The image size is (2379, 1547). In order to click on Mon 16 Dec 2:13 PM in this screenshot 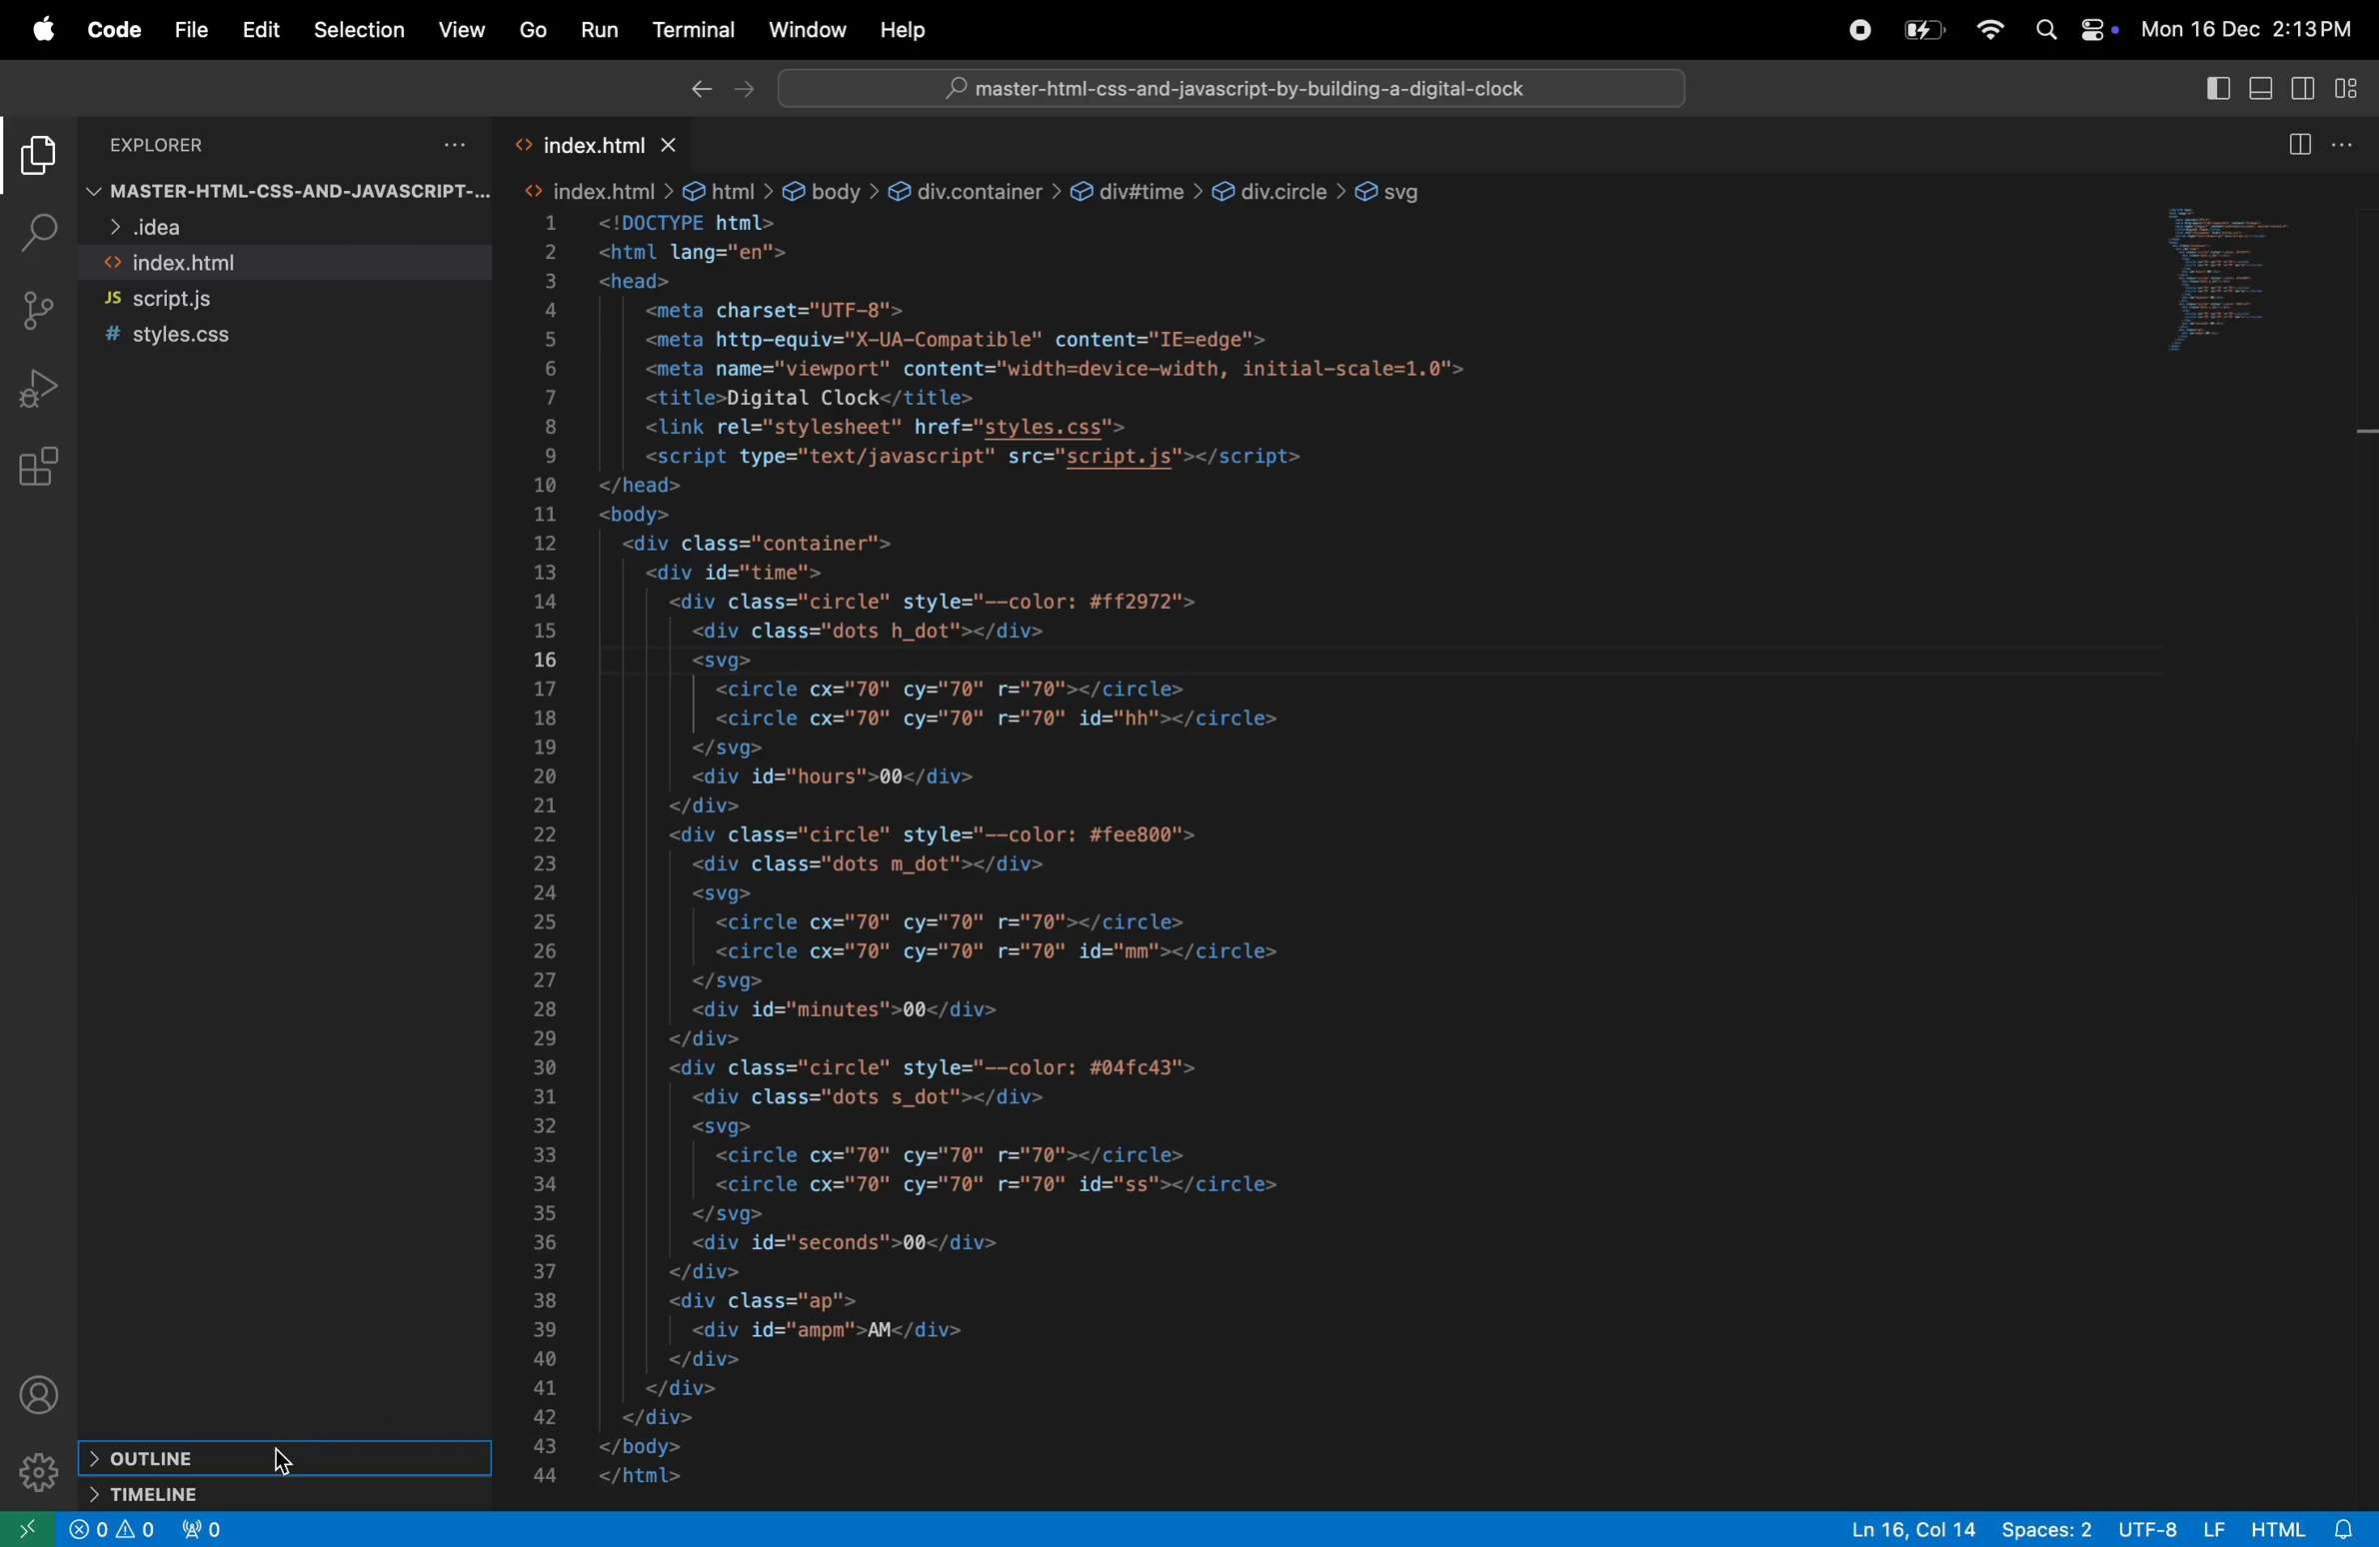, I will do `click(2253, 25)`.